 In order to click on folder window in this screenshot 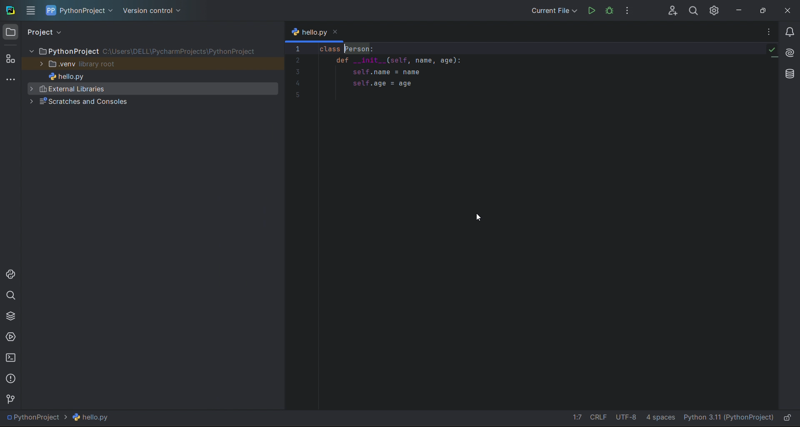, I will do `click(10, 32)`.